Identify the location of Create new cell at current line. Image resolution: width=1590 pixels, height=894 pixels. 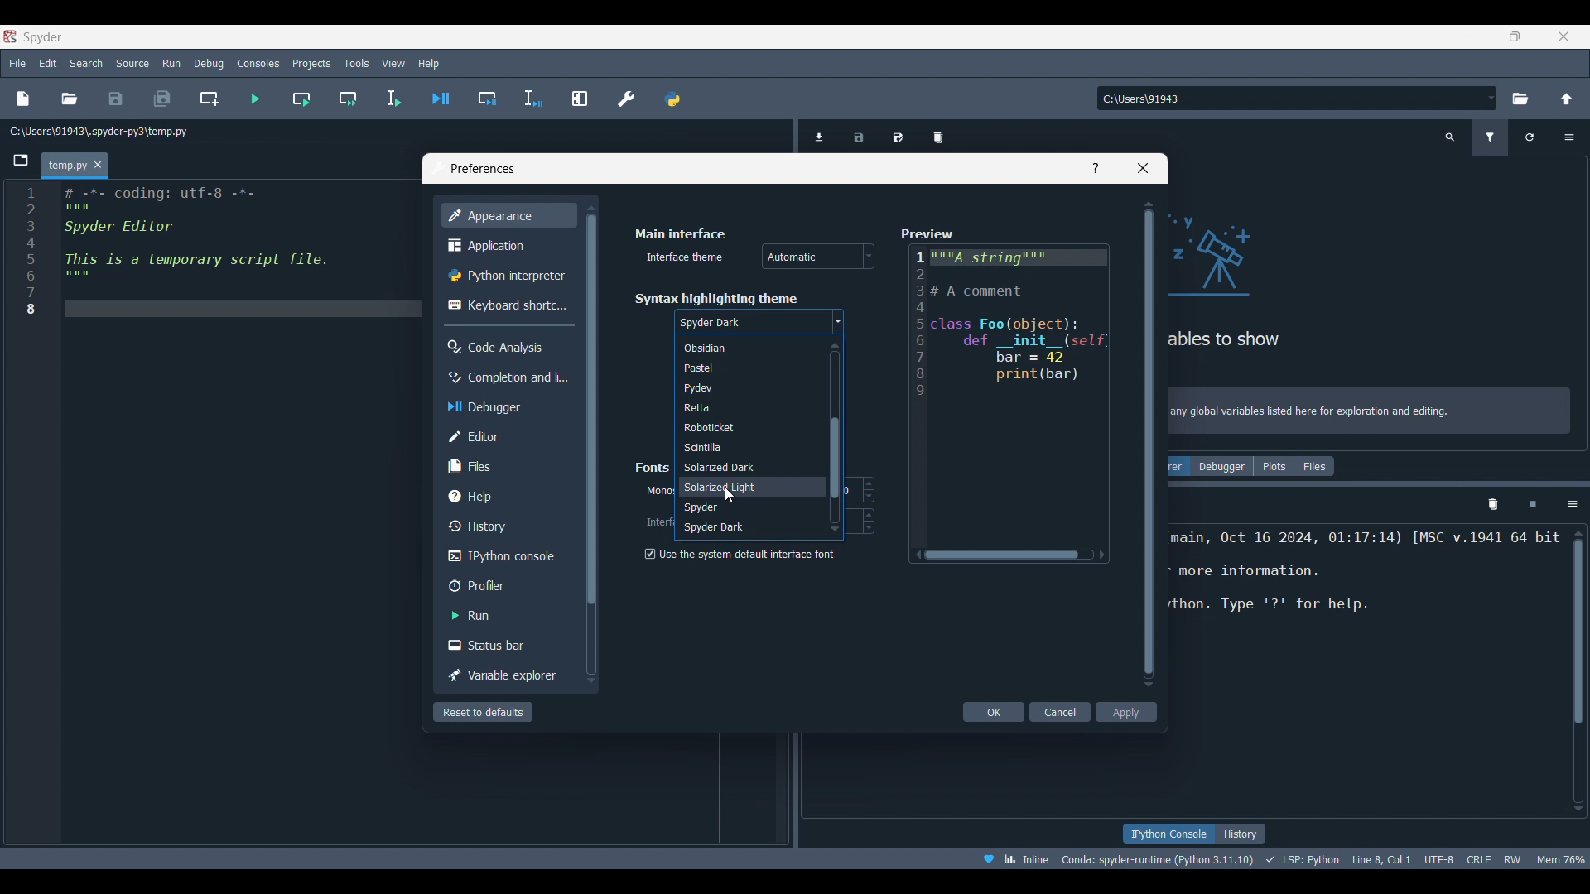
(209, 98).